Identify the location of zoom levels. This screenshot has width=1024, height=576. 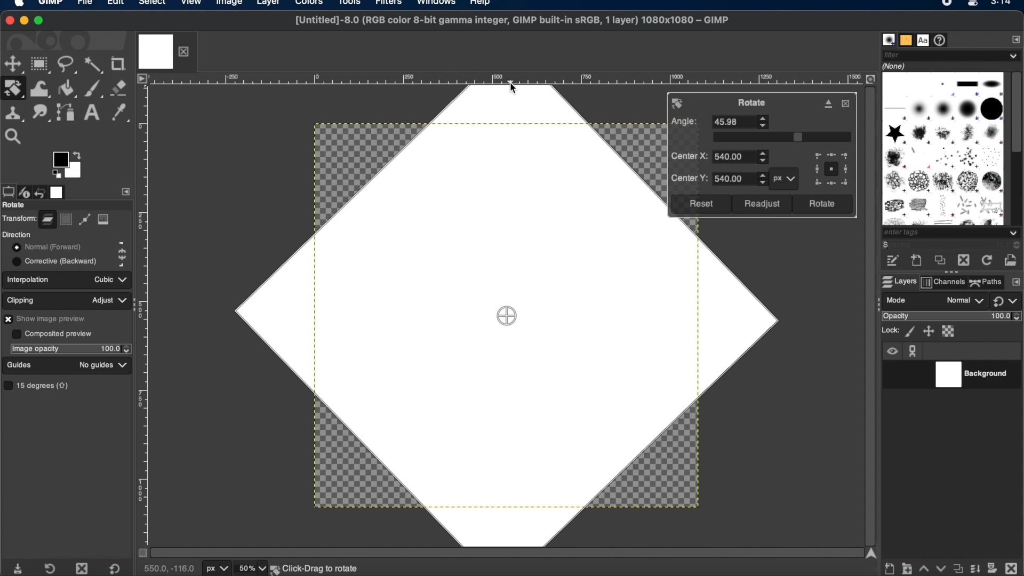
(252, 569).